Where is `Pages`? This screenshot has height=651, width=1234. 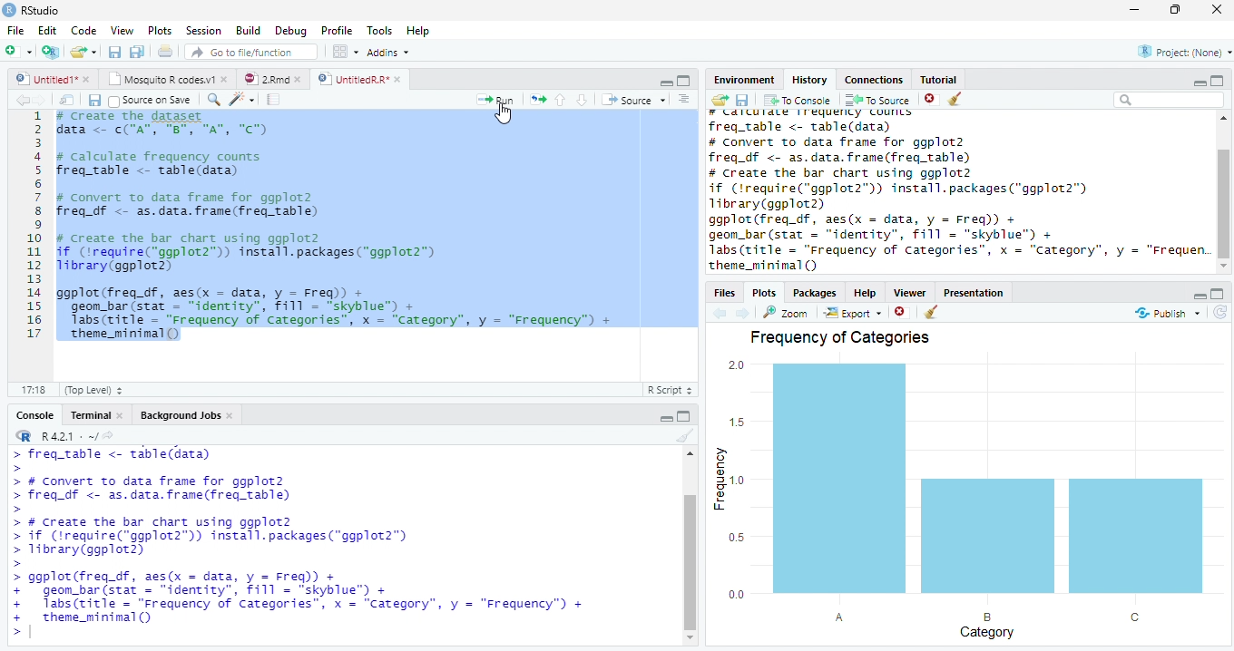
Pages is located at coordinates (538, 100).